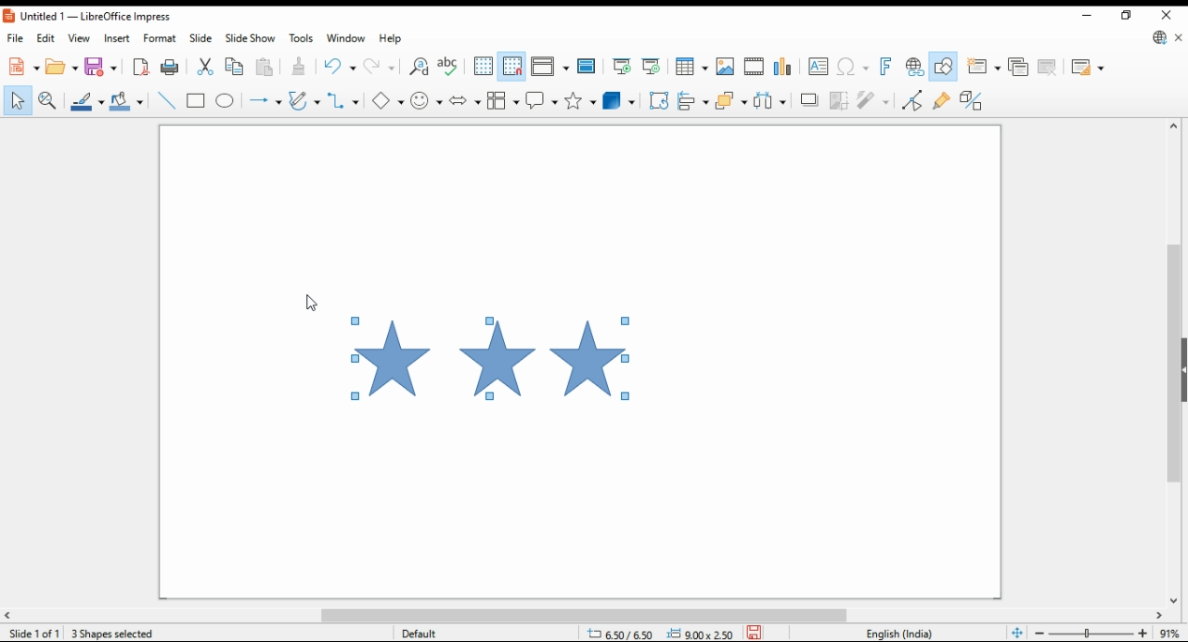  What do you see at coordinates (166, 101) in the screenshot?
I see `insert line` at bounding box center [166, 101].